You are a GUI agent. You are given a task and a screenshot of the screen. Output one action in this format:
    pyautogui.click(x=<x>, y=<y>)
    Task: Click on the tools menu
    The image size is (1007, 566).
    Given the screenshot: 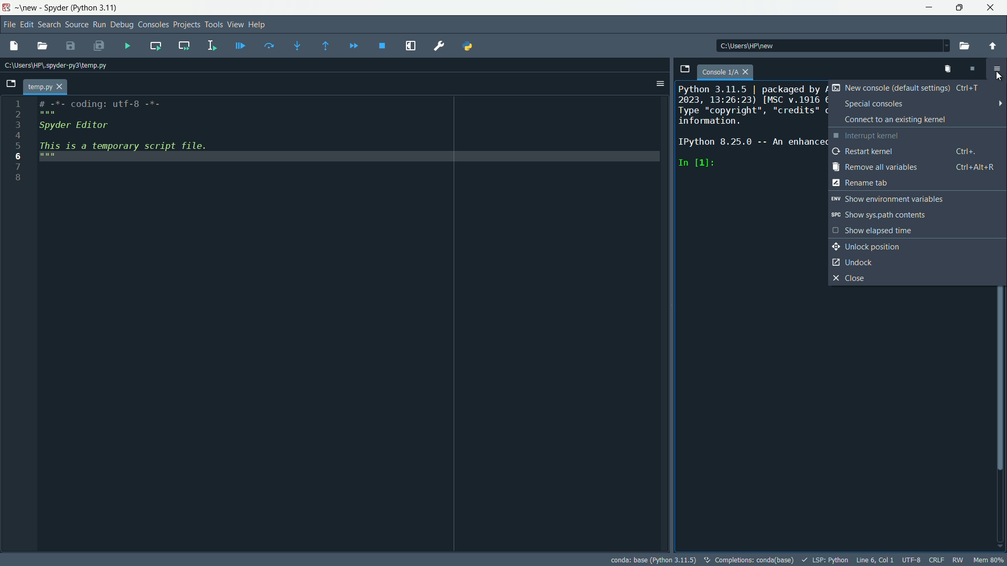 What is the action you would take?
    pyautogui.click(x=213, y=25)
    